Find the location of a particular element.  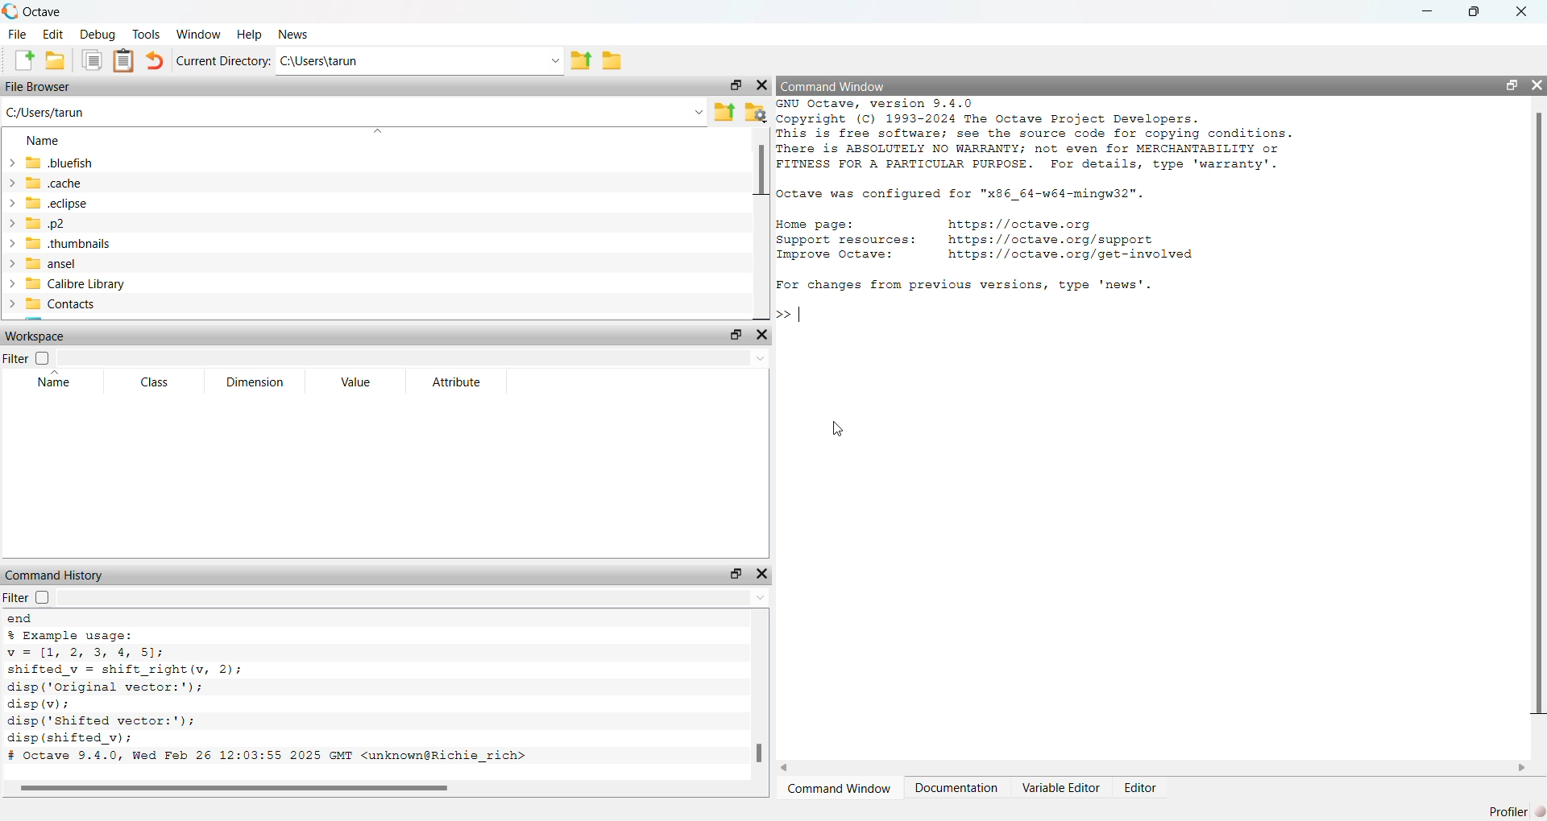

new script is located at coordinates (19, 62).